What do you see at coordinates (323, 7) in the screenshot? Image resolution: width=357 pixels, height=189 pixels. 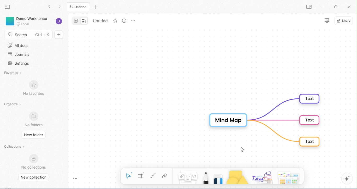 I see `minimize` at bounding box center [323, 7].